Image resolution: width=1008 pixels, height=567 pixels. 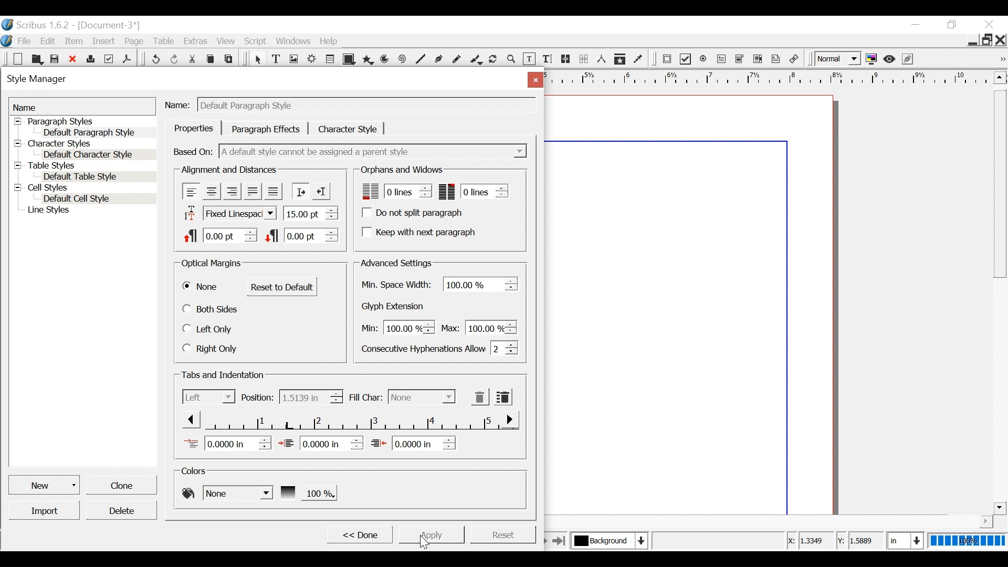 What do you see at coordinates (965, 541) in the screenshot?
I see `100%` at bounding box center [965, 541].